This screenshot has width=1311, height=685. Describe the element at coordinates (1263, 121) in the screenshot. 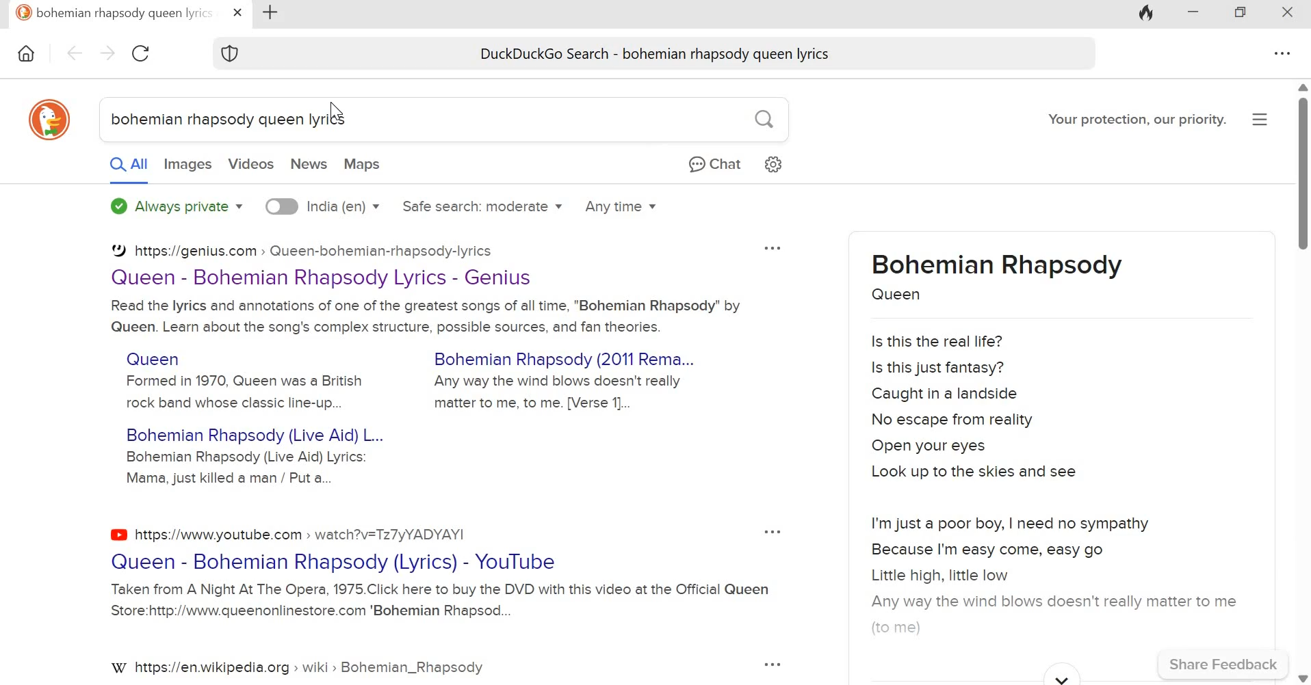

I see `Application menu` at that location.